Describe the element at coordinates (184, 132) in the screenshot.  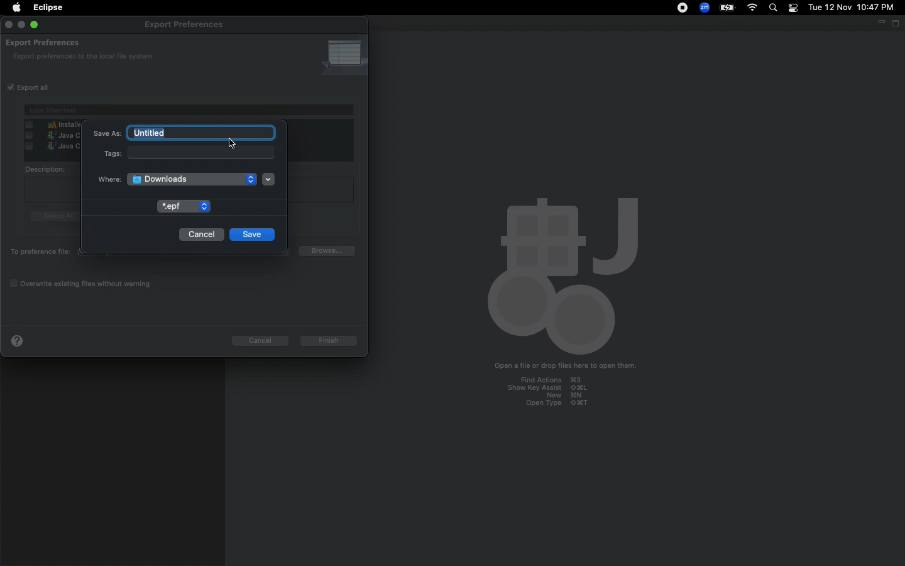
I see `Save as: untitled ` at that location.